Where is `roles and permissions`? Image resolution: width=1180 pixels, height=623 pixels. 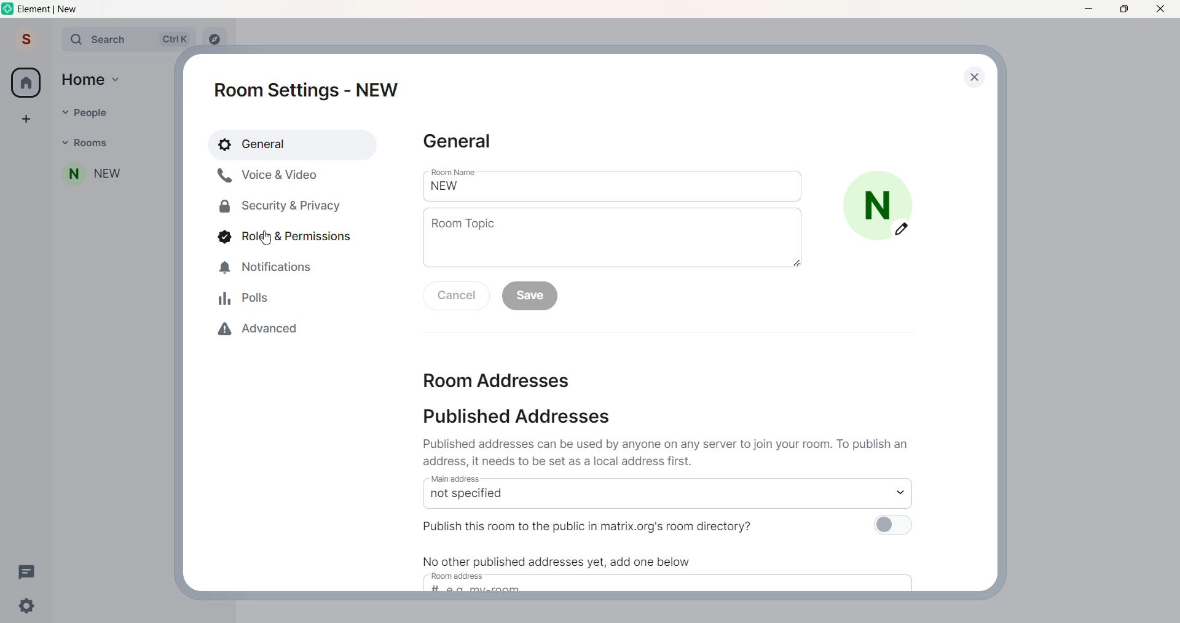 roles and permissions is located at coordinates (285, 236).